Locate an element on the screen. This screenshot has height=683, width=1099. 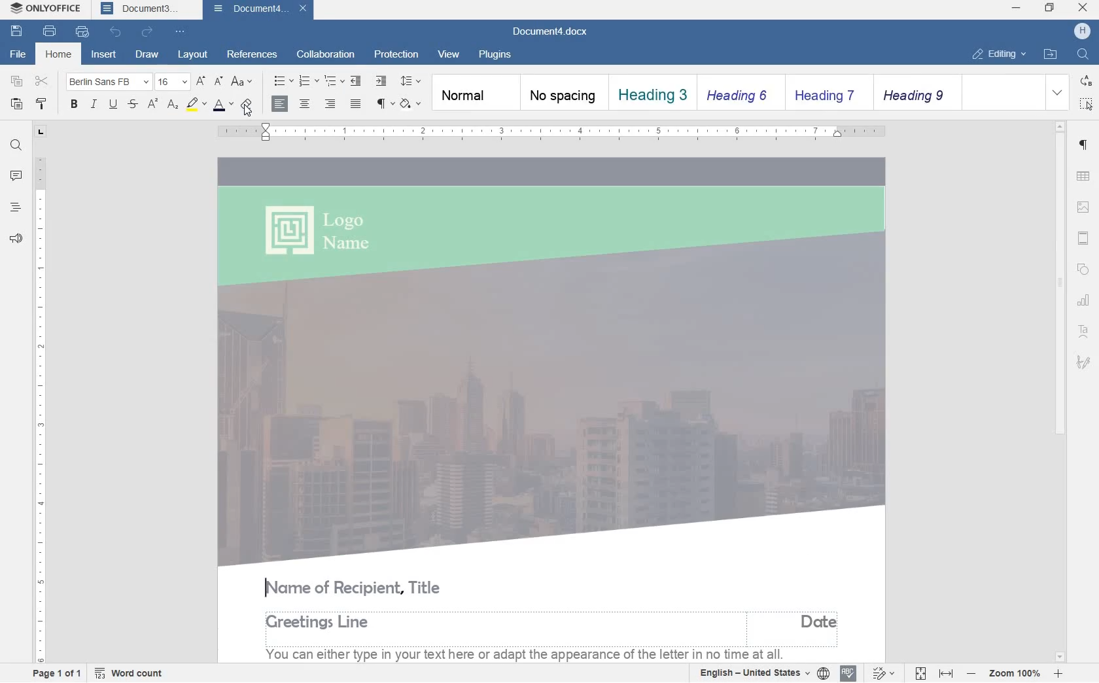
font name is located at coordinates (107, 82).